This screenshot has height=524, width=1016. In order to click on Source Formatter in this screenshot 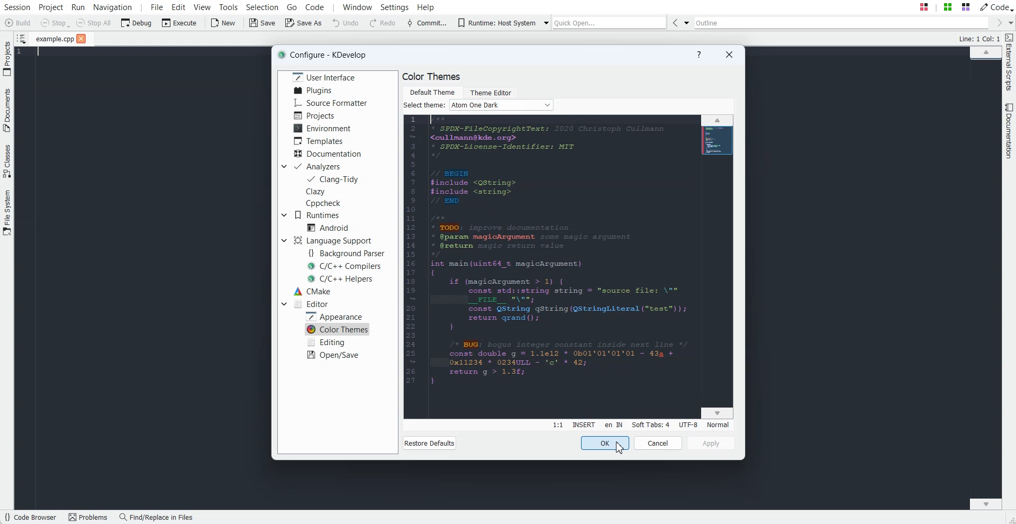, I will do `click(331, 103)`.